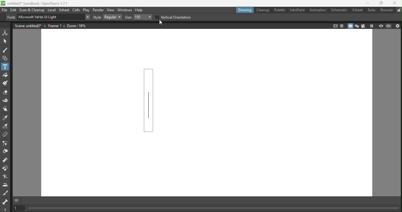  What do you see at coordinates (388, 26) in the screenshot?
I see `Preview` at bounding box center [388, 26].